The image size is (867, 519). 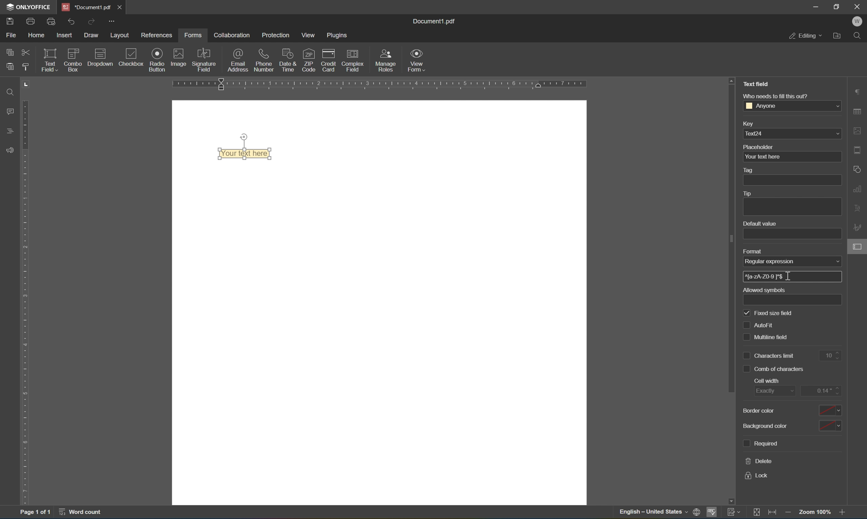 I want to click on anyone, so click(x=792, y=105).